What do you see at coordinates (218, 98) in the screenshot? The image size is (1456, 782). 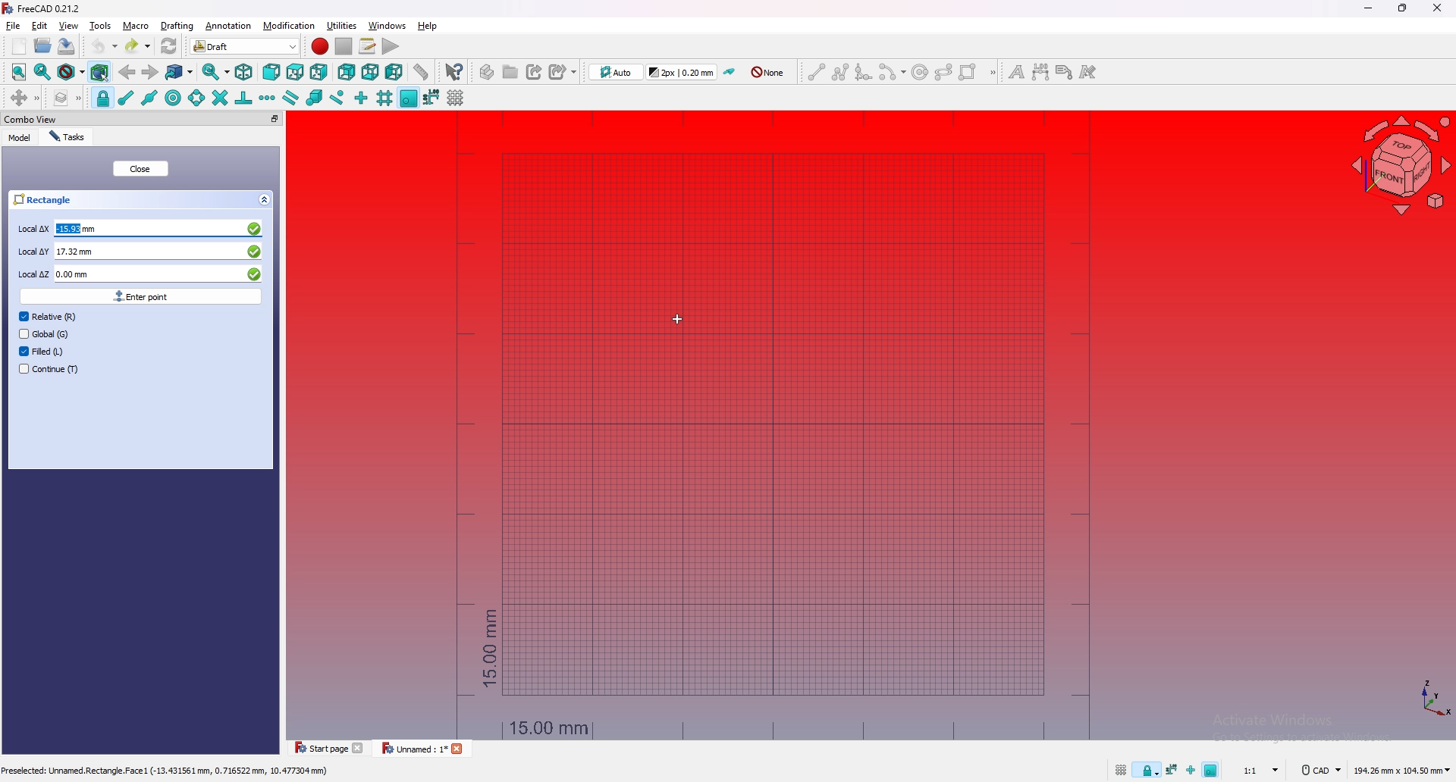 I see `snap intersection` at bounding box center [218, 98].